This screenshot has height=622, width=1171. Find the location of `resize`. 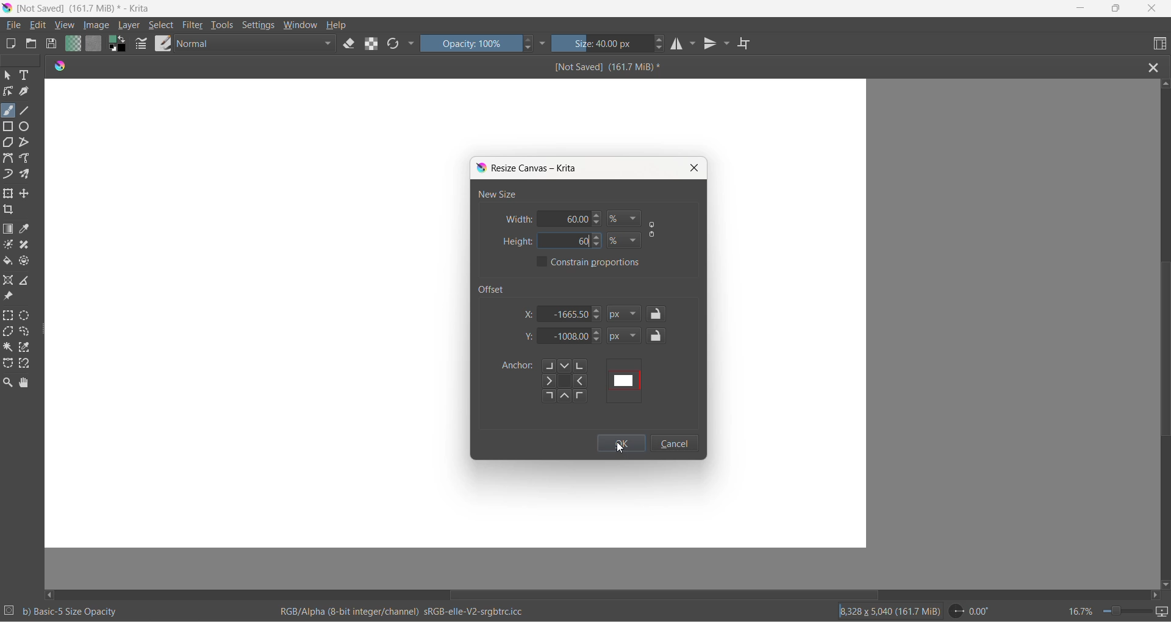

resize is located at coordinates (45, 332).